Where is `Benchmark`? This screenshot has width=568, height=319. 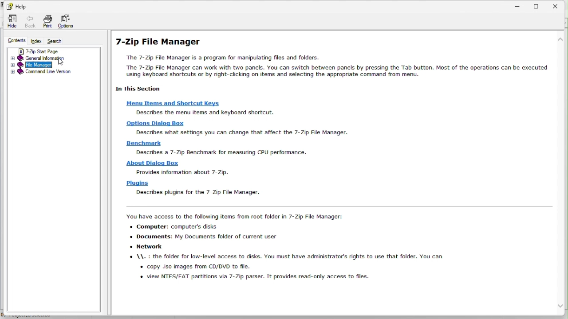 Benchmark is located at coordinates (142, 143).